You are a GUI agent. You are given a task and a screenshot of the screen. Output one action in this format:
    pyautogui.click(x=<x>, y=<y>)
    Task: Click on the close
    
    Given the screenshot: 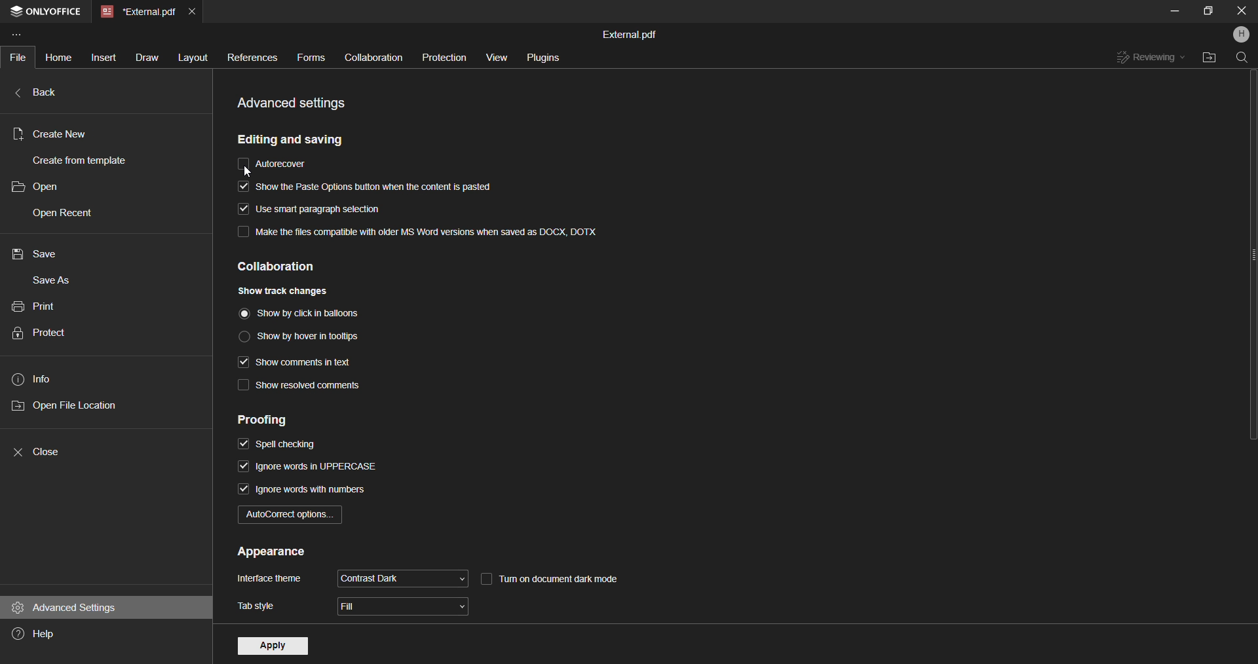 What is the action you would take?
    pyautogui.click(x=47, y=449)
    